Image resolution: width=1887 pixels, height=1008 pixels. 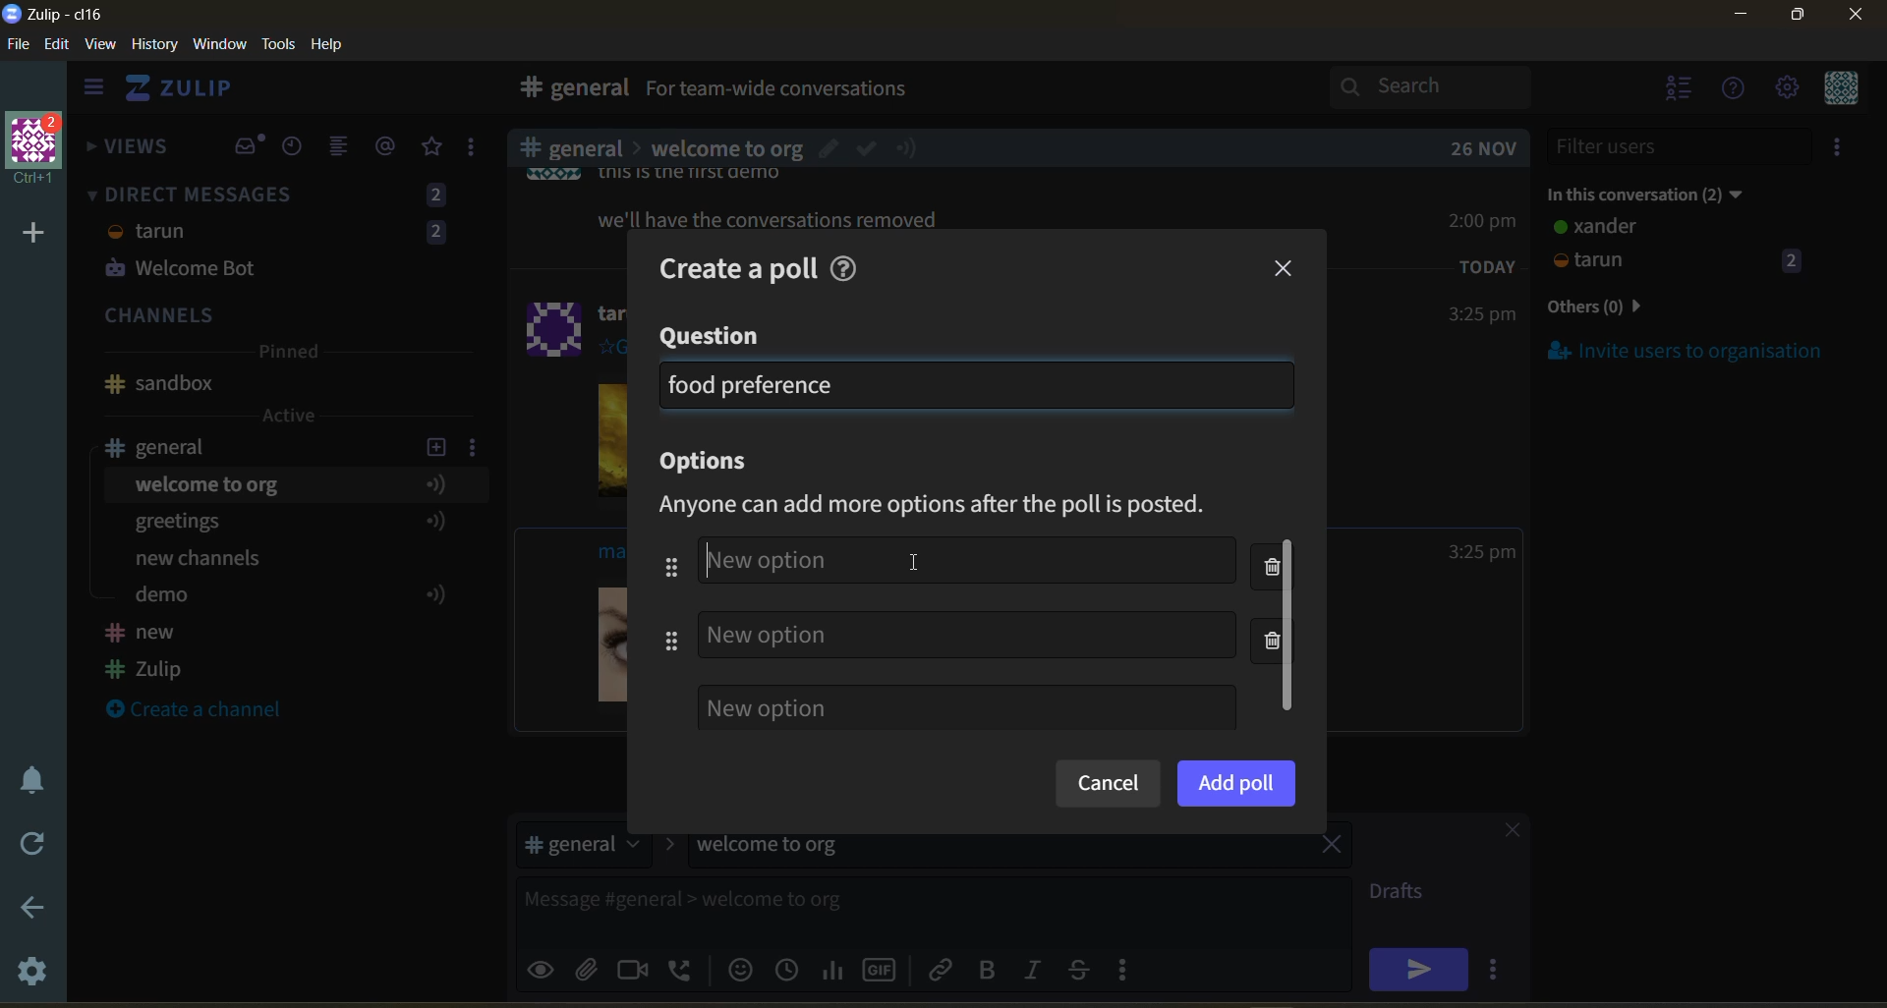 I want to click on go back, so click(x=30, y=909).